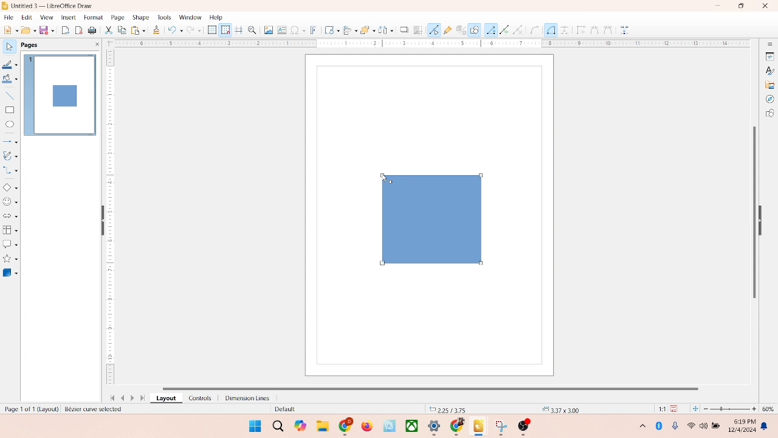  Describe the element at coordinates (705, 426) in the screenshot. I see `speaker` at that location.